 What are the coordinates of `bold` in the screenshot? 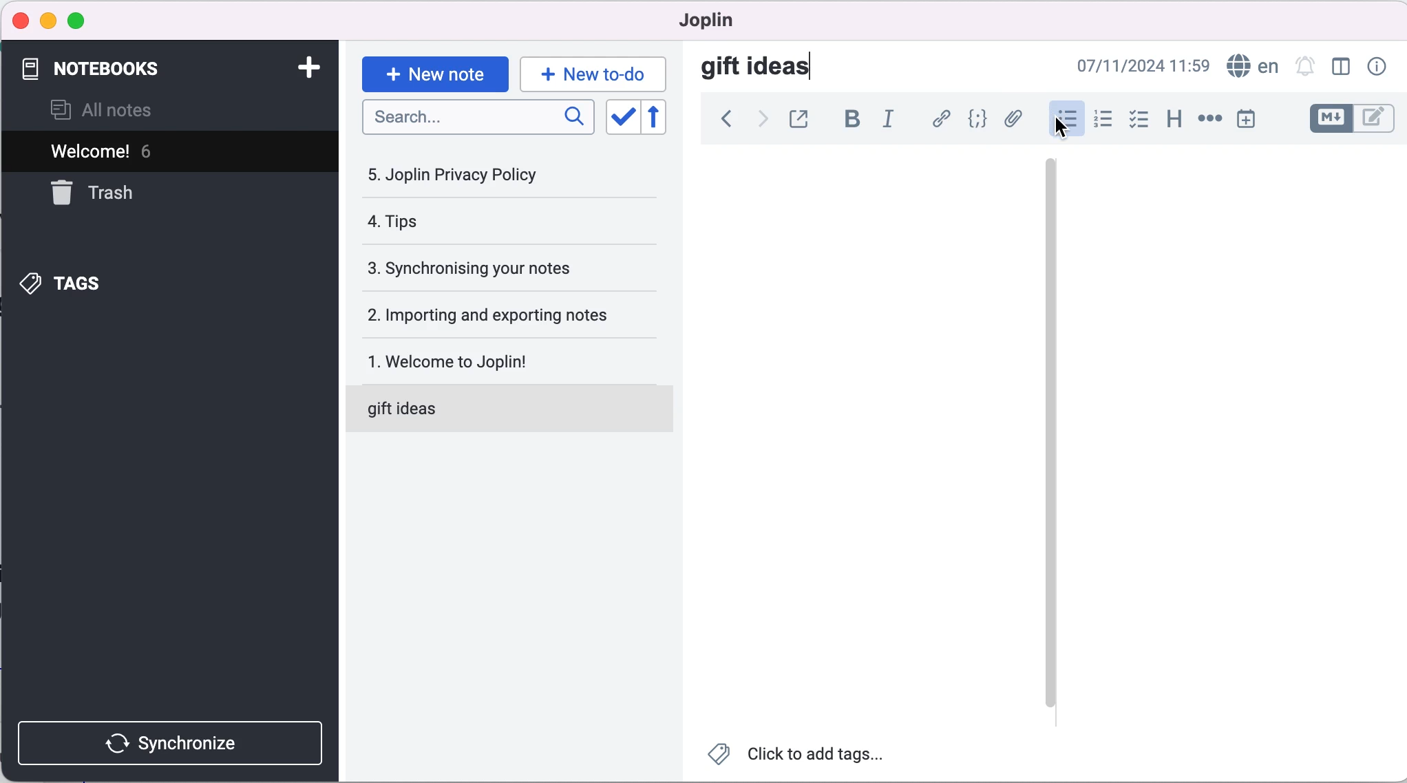 It's located at (852, 120).